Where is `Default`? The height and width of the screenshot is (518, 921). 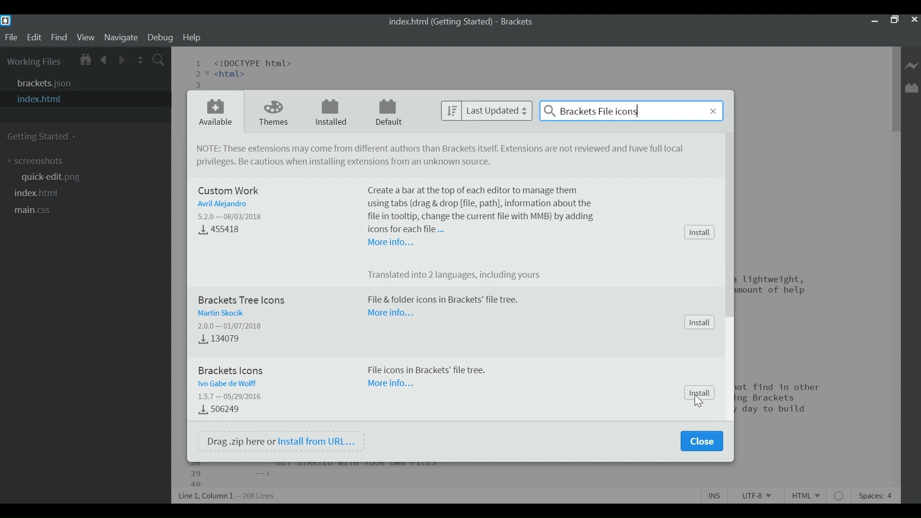
Default is located at coordinates (390, 112).